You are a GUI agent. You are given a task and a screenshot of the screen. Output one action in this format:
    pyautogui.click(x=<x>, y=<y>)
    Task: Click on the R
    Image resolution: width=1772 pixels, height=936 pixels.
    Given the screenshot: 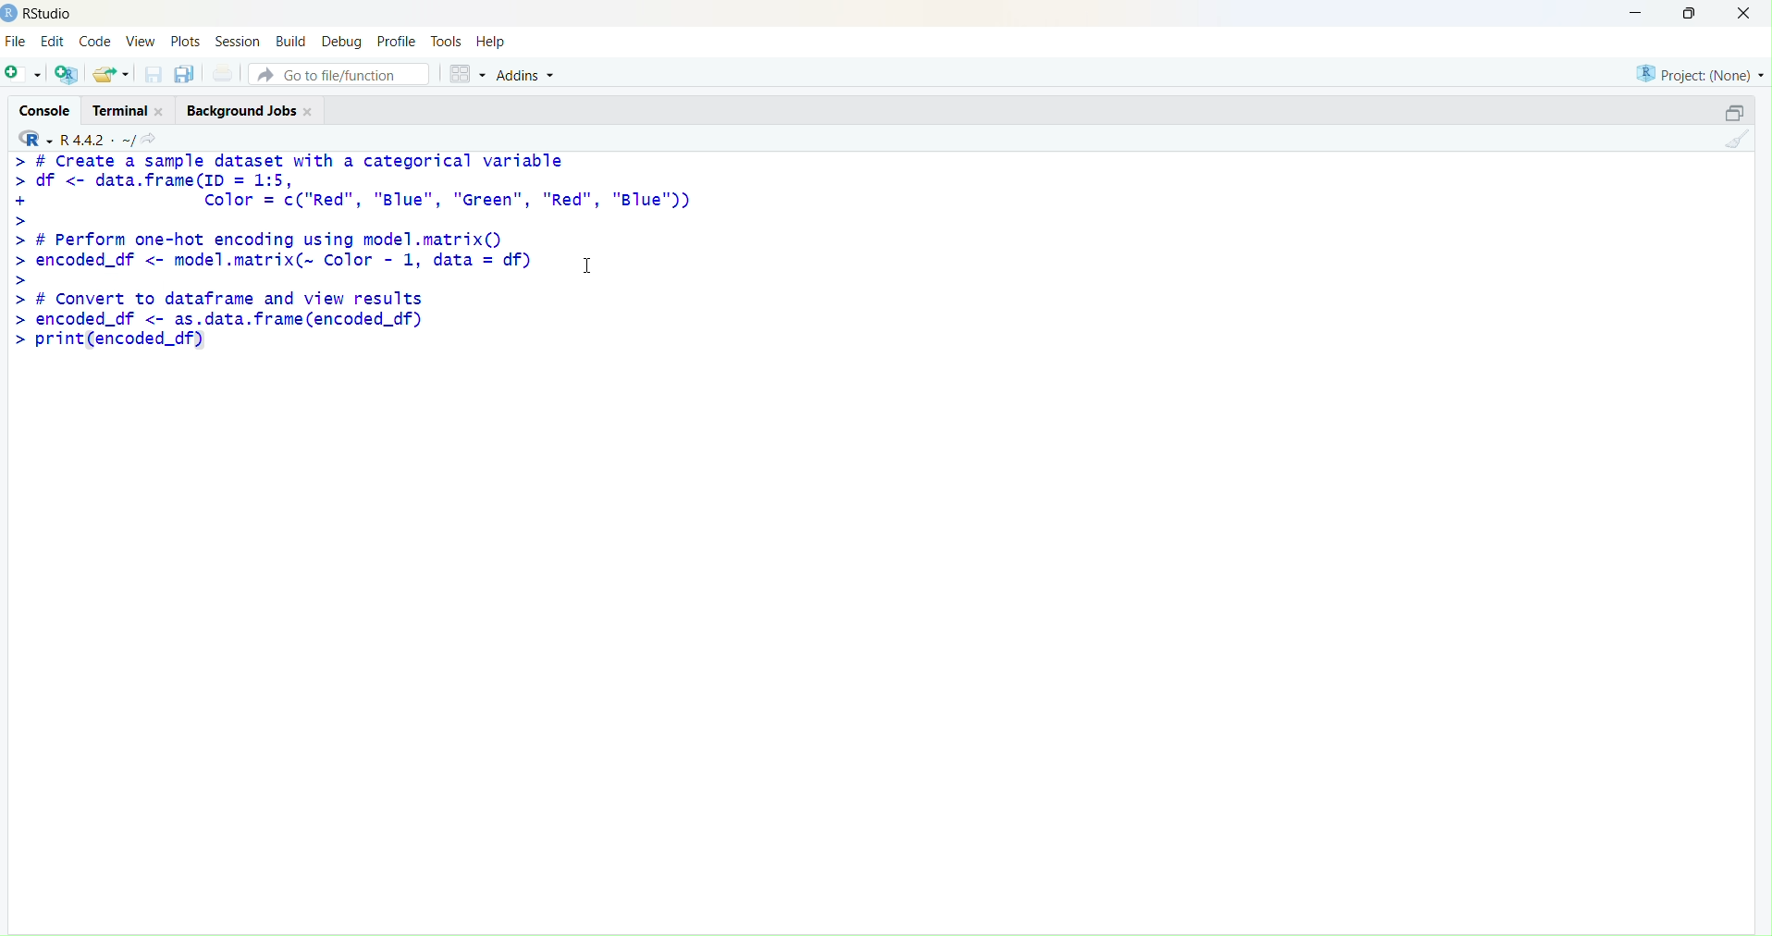 What is the action you would take?
    pyautogui.click(x=36, y=139)
    